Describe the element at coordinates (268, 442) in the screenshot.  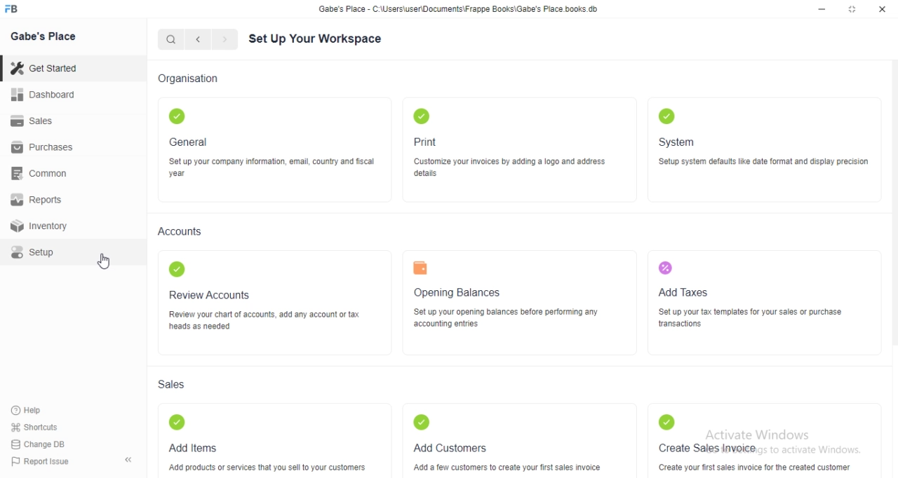
I see `Add items. Add products or services that you sell 10 your customers.` at that location.